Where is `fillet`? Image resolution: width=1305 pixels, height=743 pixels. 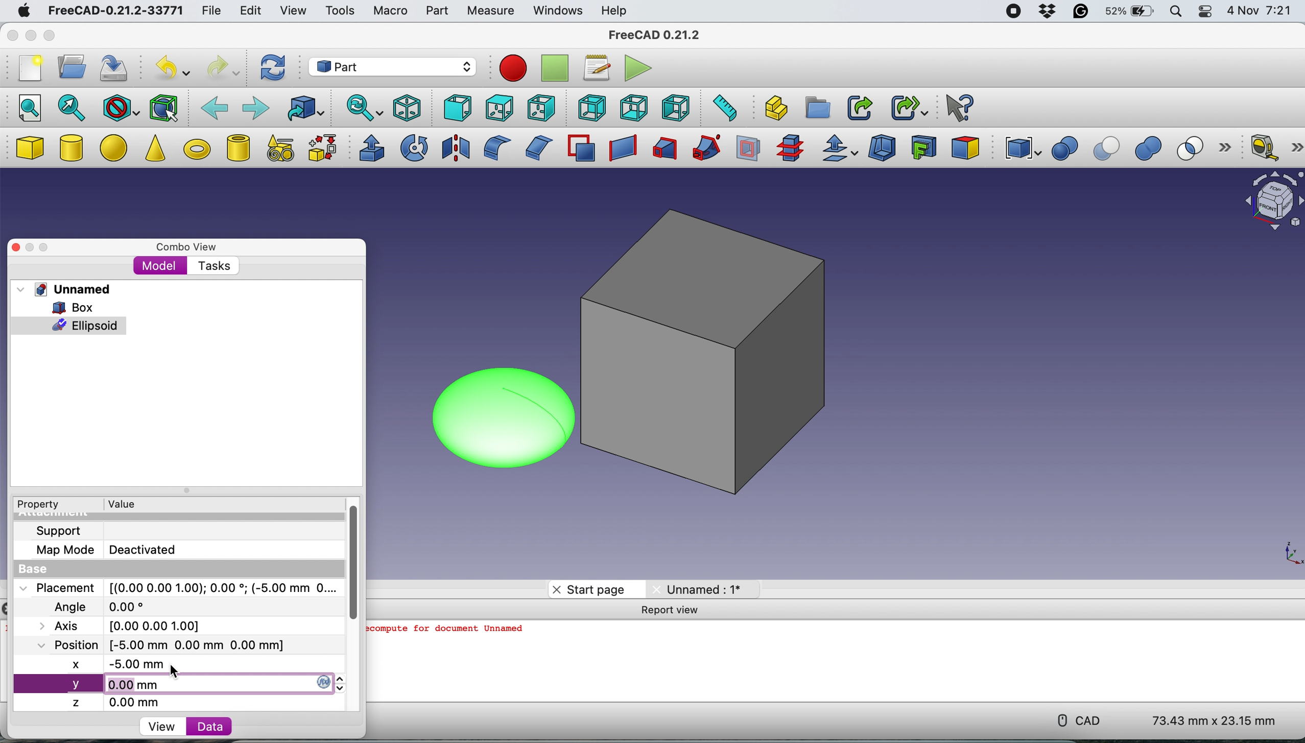
fillet is located at coordinates (493, 148).